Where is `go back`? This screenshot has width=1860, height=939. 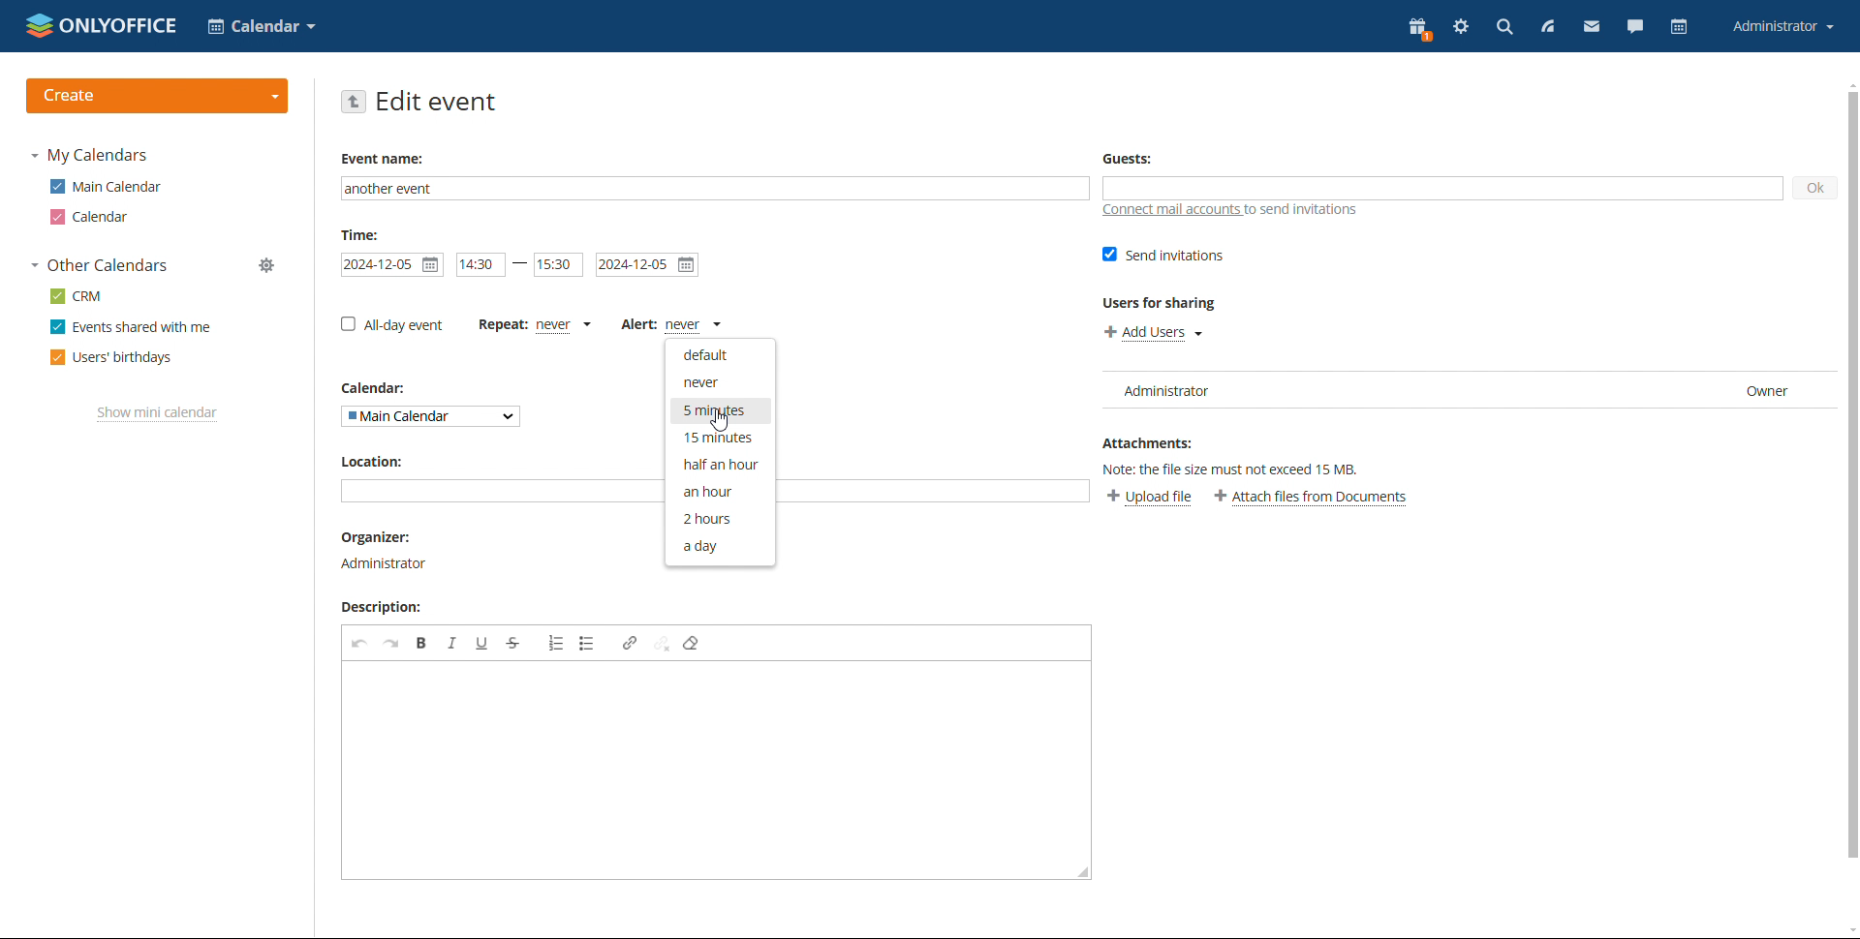 go back is located at coordinates (352, 102).